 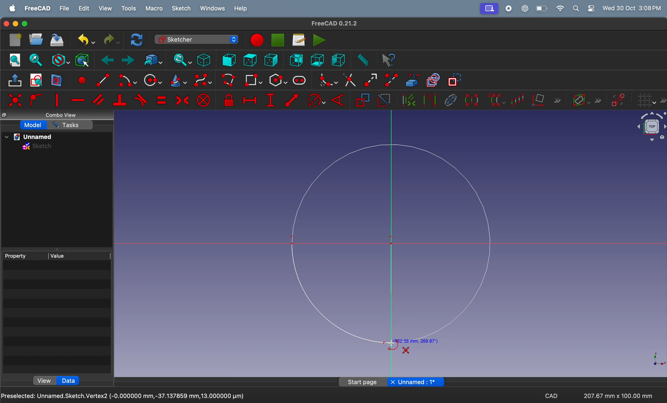 I want to click on chatgpt, so click(x=525, y=8).